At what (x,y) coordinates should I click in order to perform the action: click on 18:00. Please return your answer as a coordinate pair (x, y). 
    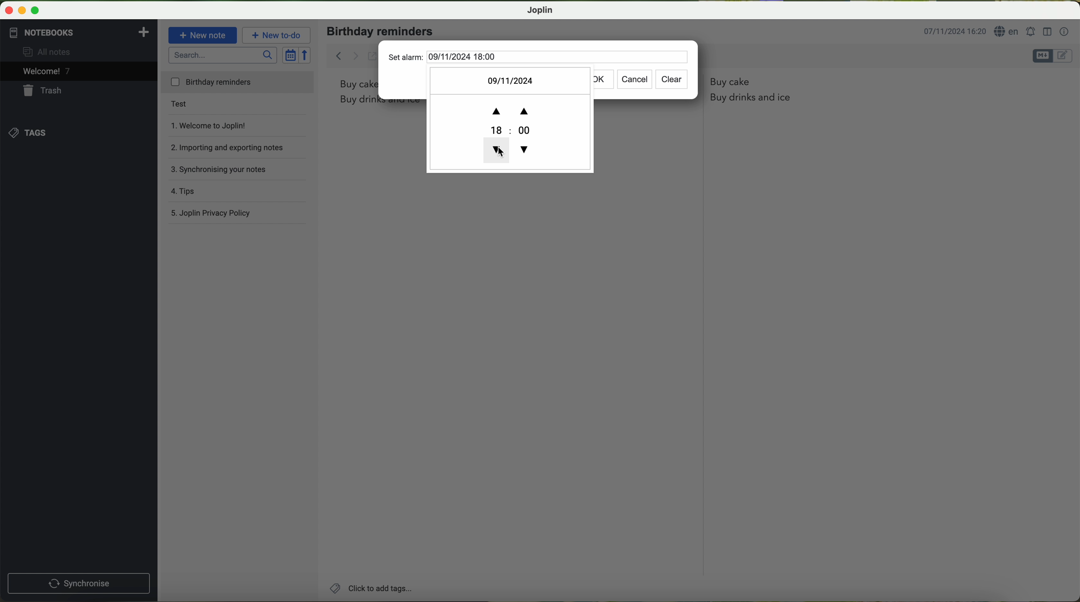
    Looking at the image, I should click on (525, 129).